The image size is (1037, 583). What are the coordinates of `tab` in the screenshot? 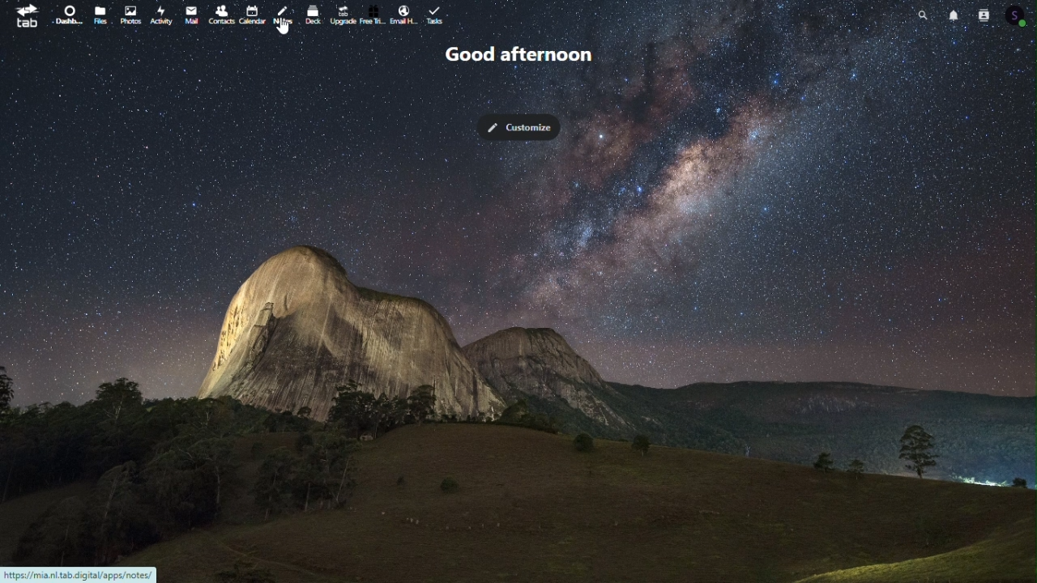 It's located at (20, 17).